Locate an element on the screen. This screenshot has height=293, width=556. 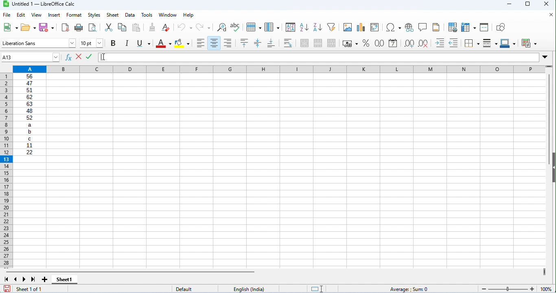
Software logo is located at coordinates (7, 4).